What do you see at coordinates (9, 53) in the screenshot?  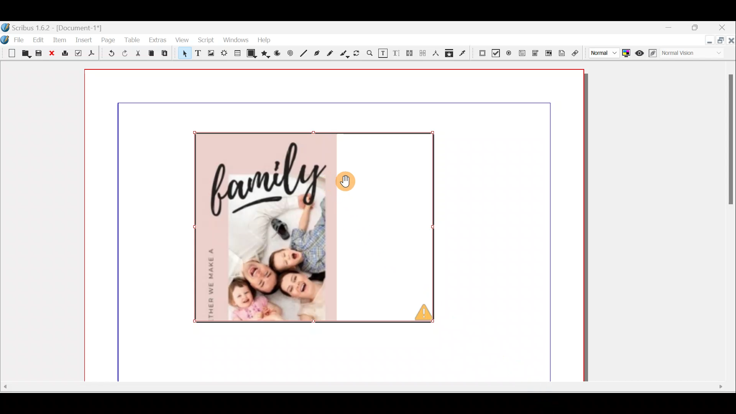 I see `New` at bounding box center [9, 53].